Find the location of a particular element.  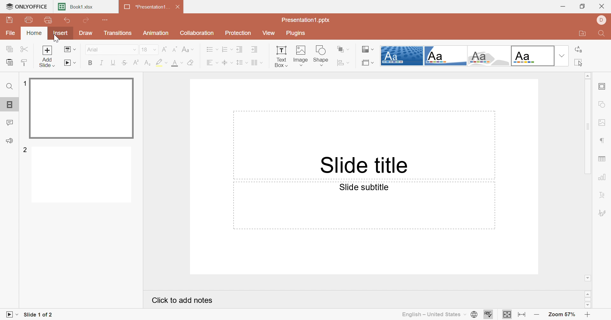

Align shape is located at coordinates (343, 63).